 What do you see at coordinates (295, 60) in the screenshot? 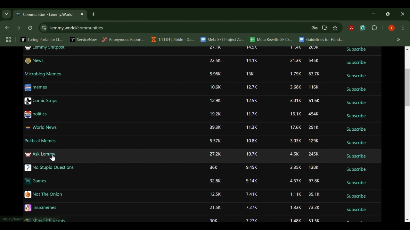
I see `21.3K` at bounding box center [295, 60].